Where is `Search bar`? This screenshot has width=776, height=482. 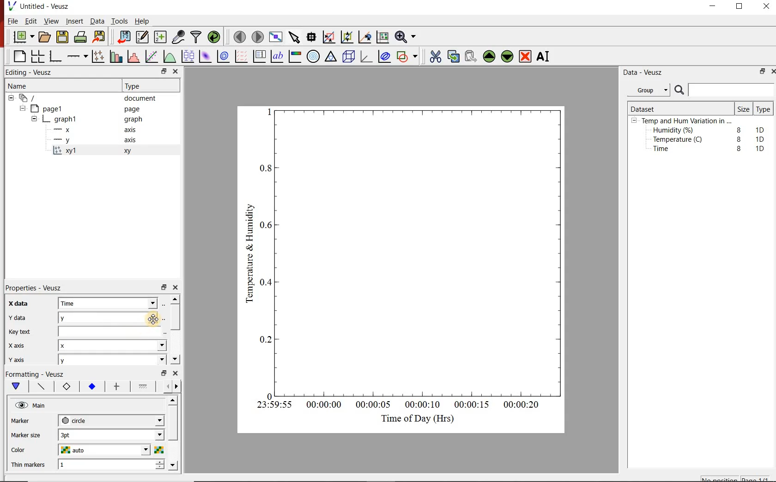
Search bar is located at coordinates (724, 90).